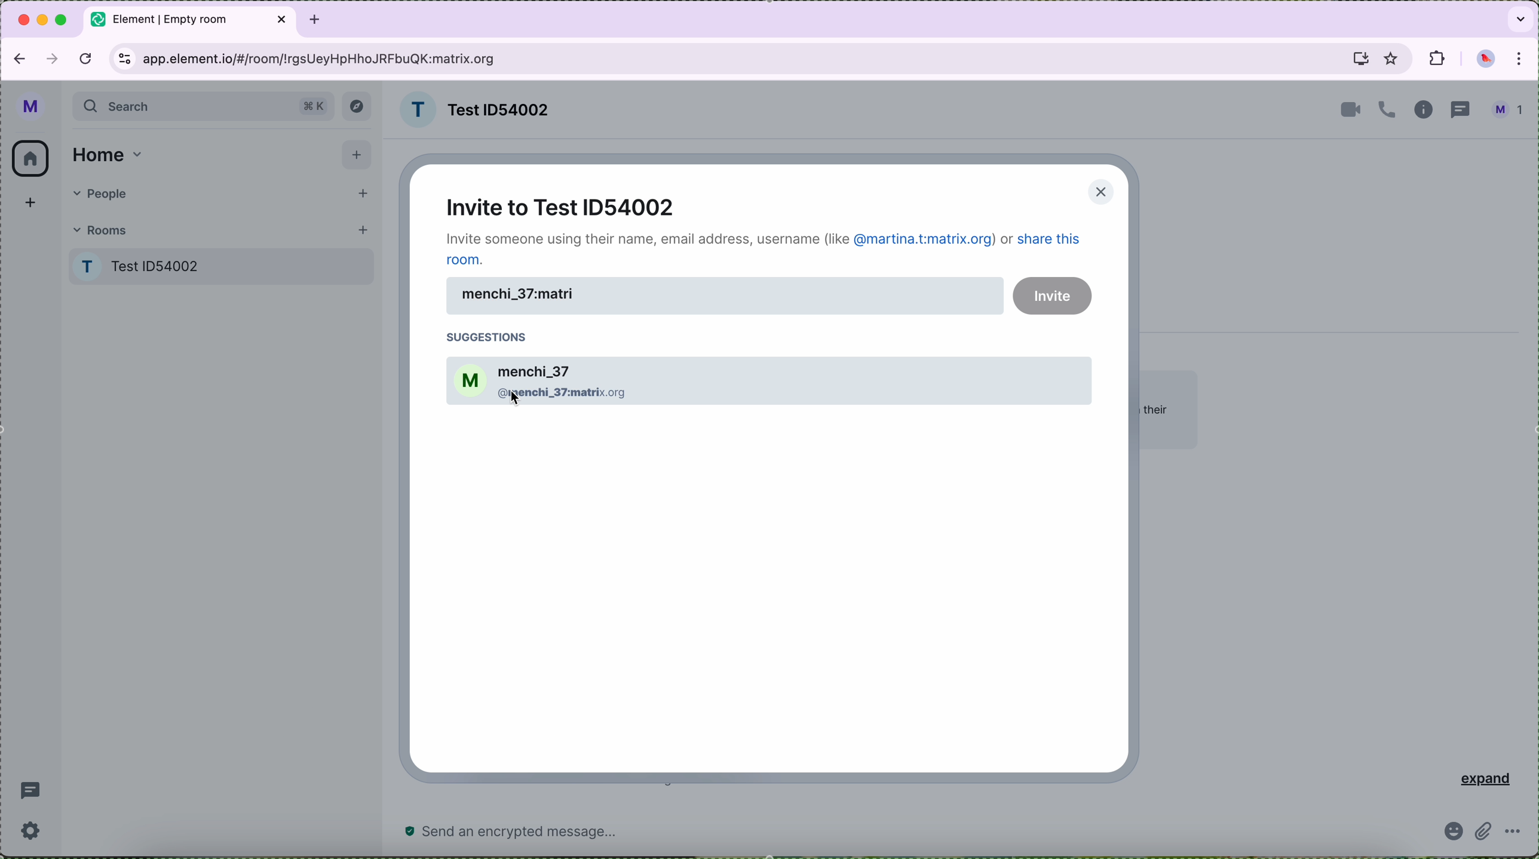 Image resolution: width=1539 pixels, height=859 pixels. What do you see at coordinates (359, 155) in the screenshot?
I see `add button` at bounding box center [359, 155].